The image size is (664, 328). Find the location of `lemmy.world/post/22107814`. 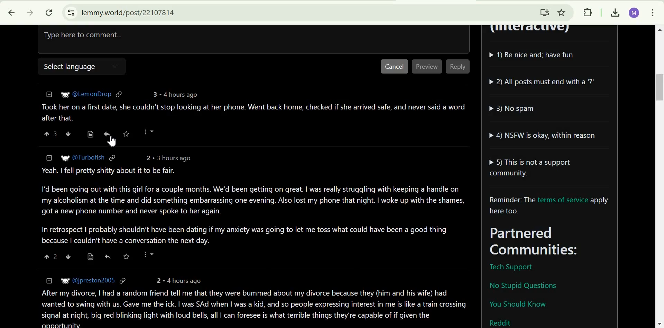

lemmy.world/post/22107814 is located at coordinates (128, 12).